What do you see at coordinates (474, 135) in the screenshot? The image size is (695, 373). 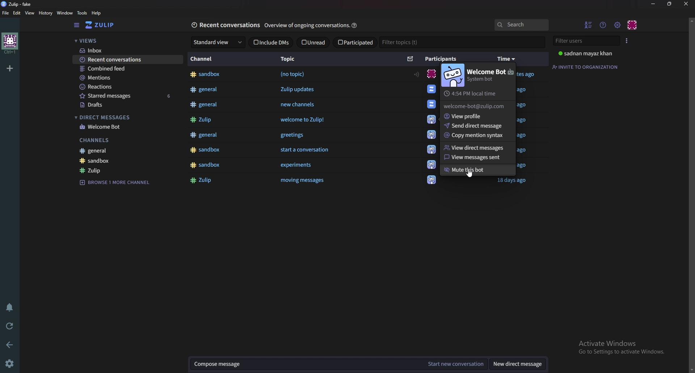 I see `Copy mentions syntax` at bounding box center [474, 135].